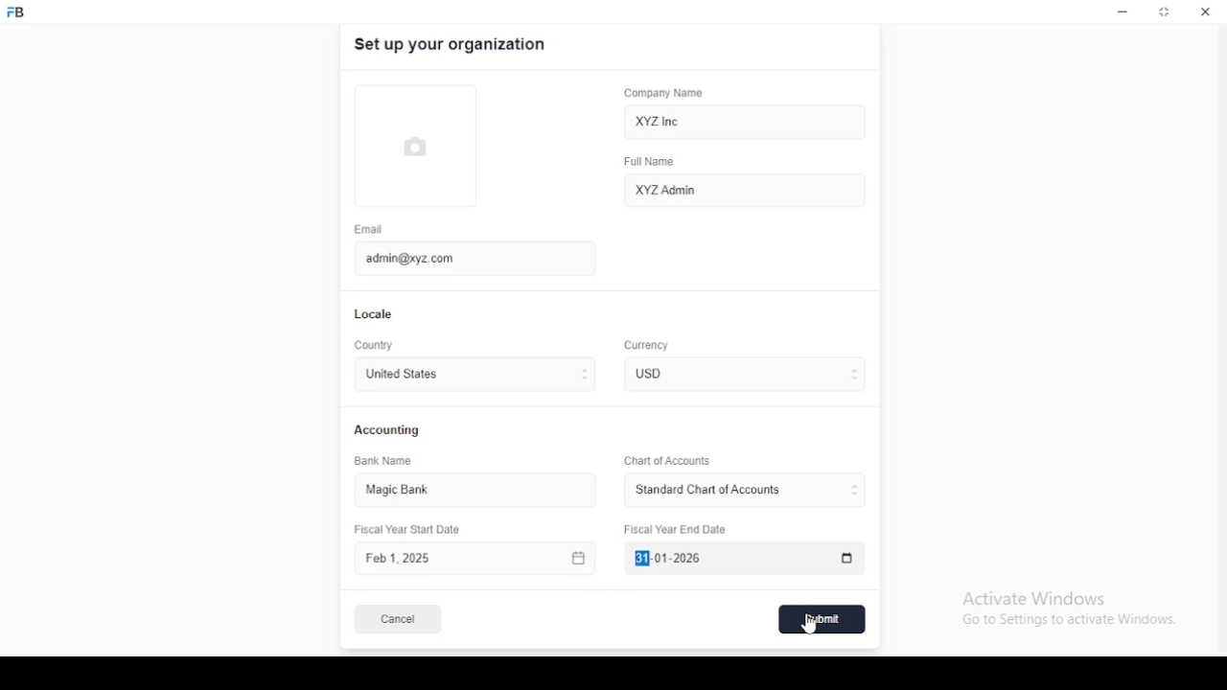 The width and height of the screenshot is (1227, 690). I want to click on Fiscal Year End Date, so click(739, 559).